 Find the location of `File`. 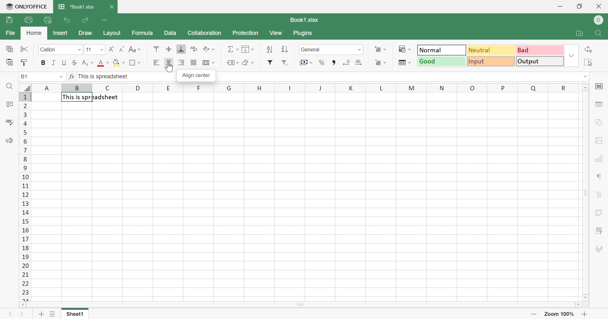

File is located at coordinates (11, 33).